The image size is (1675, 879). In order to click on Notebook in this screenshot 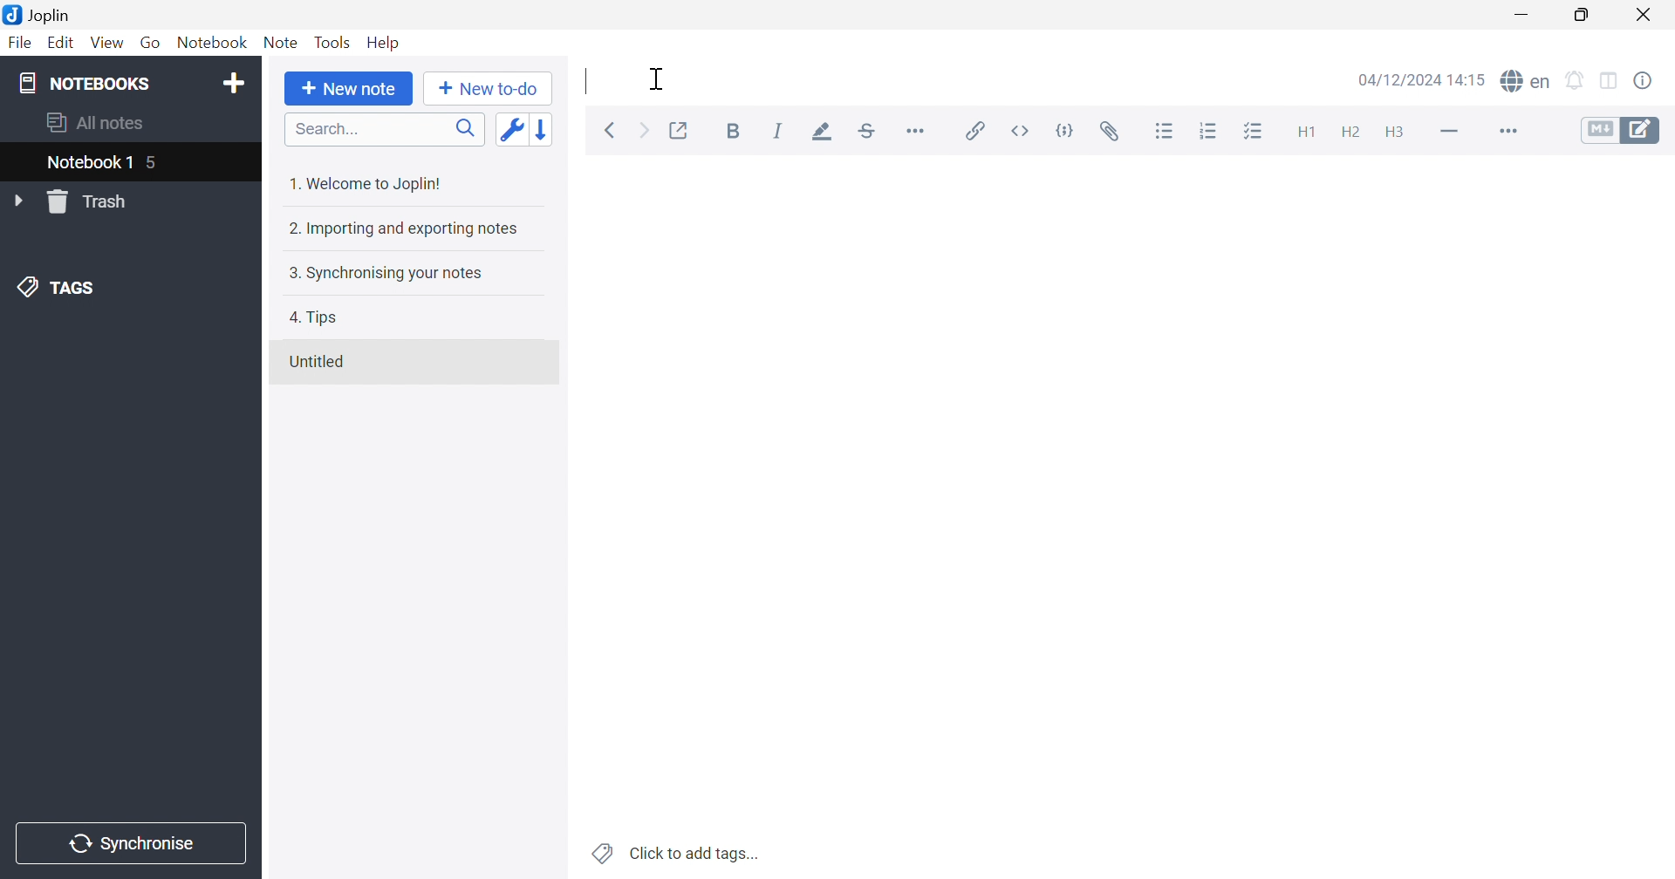, I will do `click(210, 43)`.